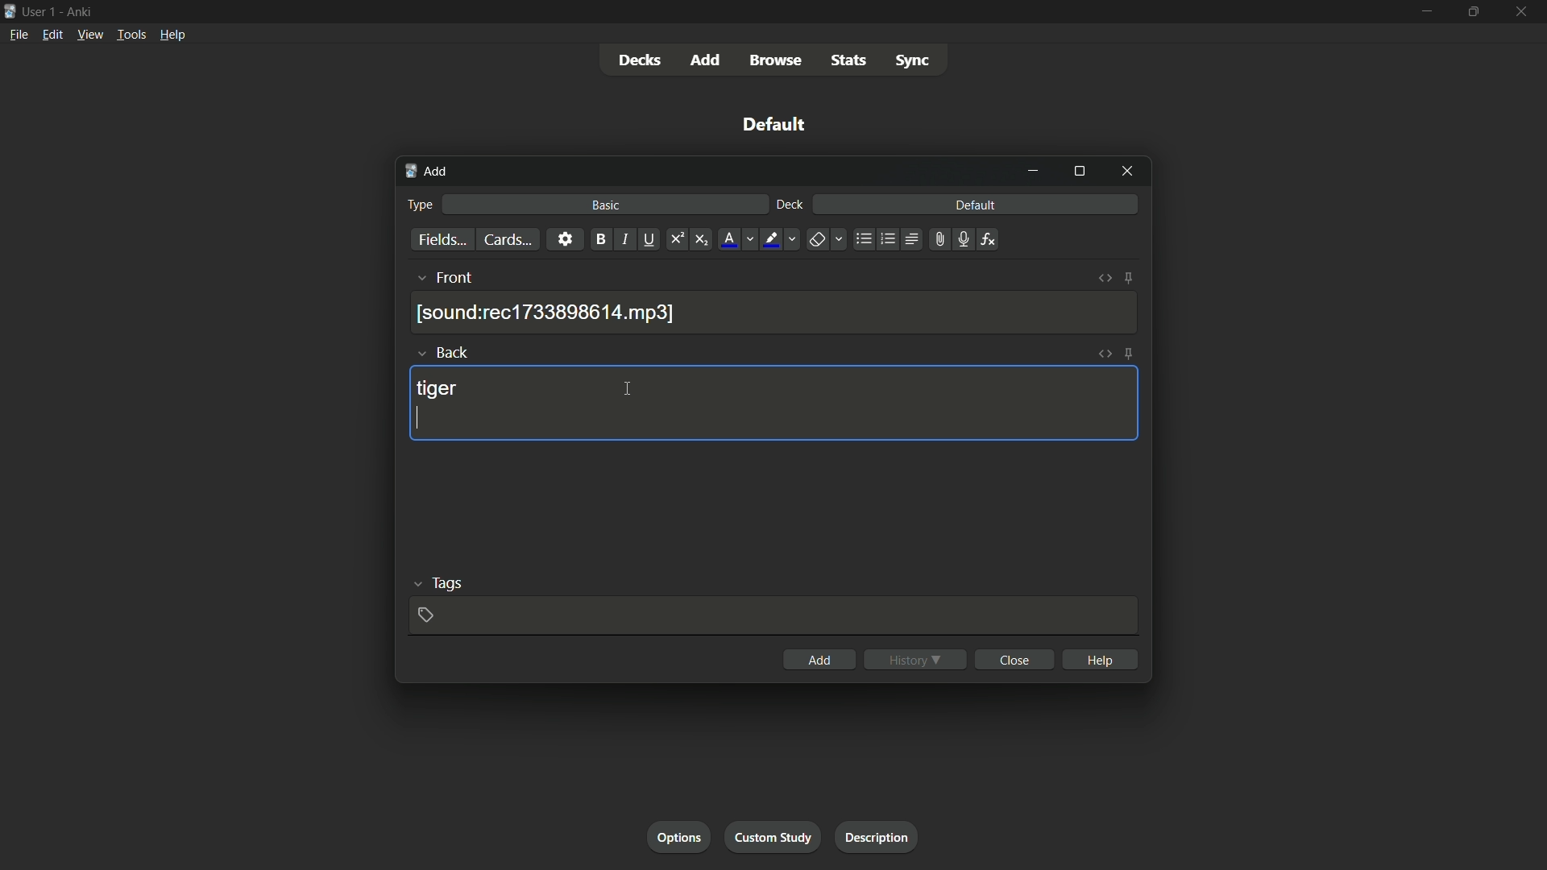 The image size is (1547, 870). Describe the element at coordinates (789, 205) in the screenshot. I see `deck` at that location.